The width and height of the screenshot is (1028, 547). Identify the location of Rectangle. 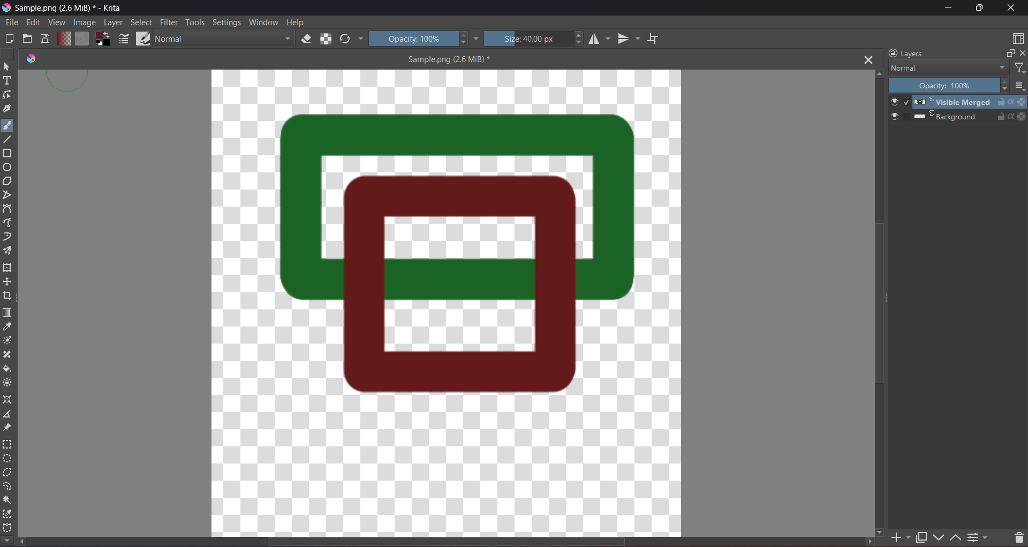
(9, 155).